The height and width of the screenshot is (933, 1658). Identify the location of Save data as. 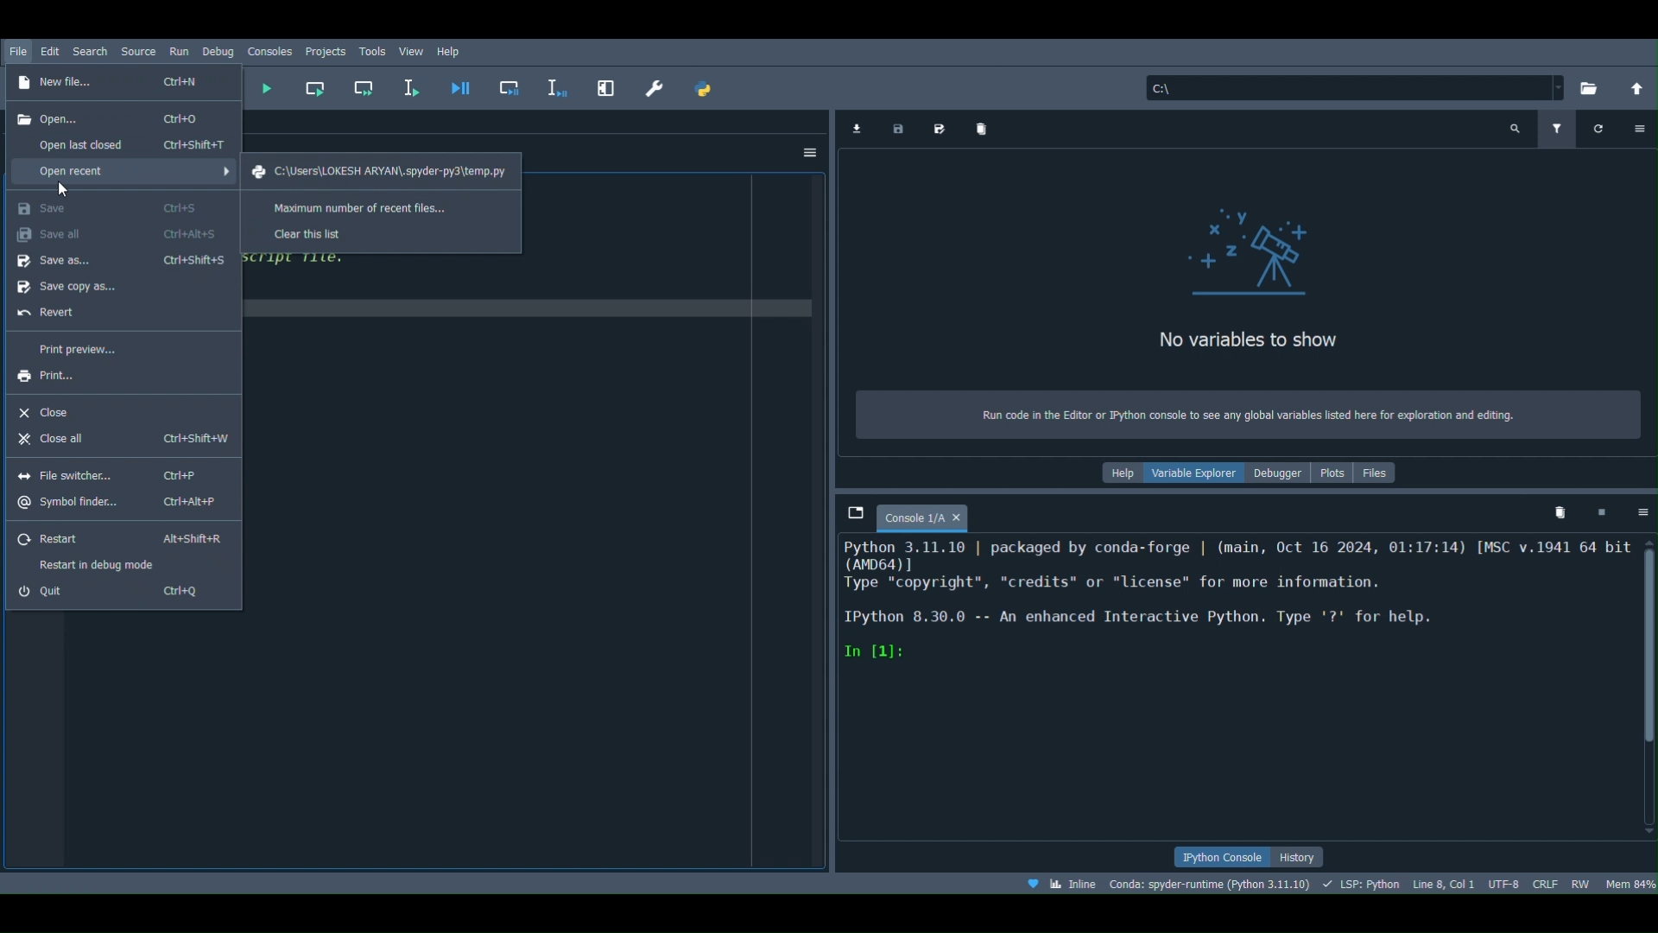
(941, 127).